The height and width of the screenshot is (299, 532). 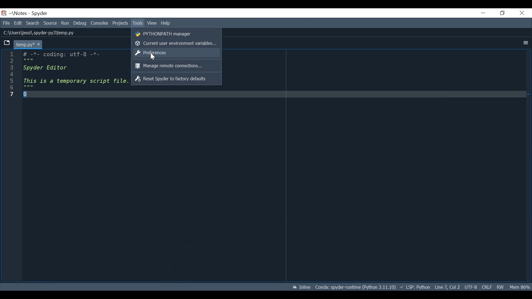 I want to click on Browse Tab, so click(x=6, y=43).